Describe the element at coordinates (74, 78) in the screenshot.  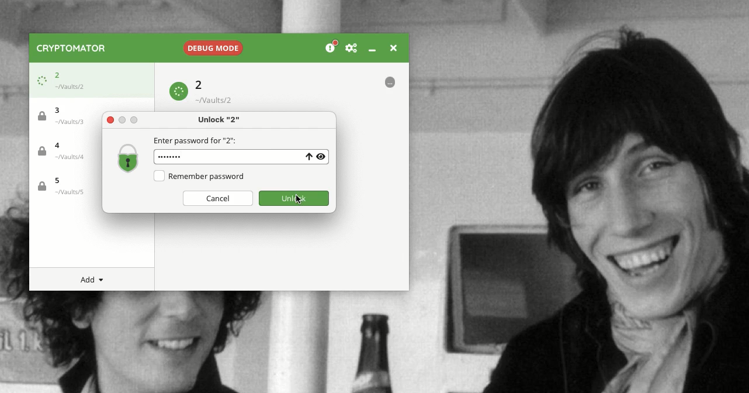
I see `Vault 2` at that location.